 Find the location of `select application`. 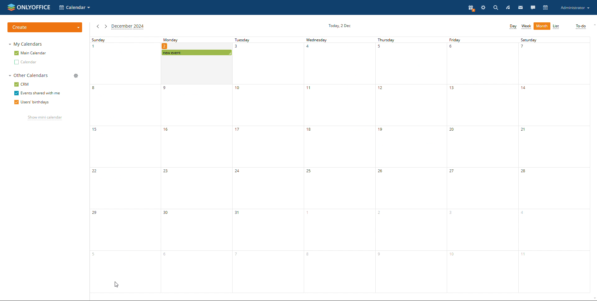

select application is located at coordinates (75, 8).